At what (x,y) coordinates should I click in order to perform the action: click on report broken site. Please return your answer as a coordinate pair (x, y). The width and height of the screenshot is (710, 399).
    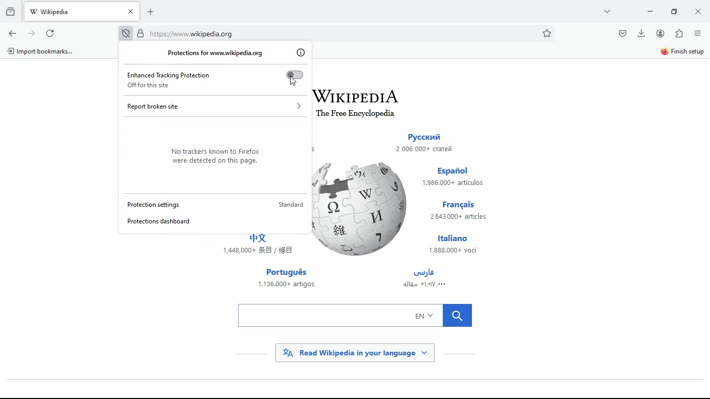
    Looking at the image, I should click on (214, 107).